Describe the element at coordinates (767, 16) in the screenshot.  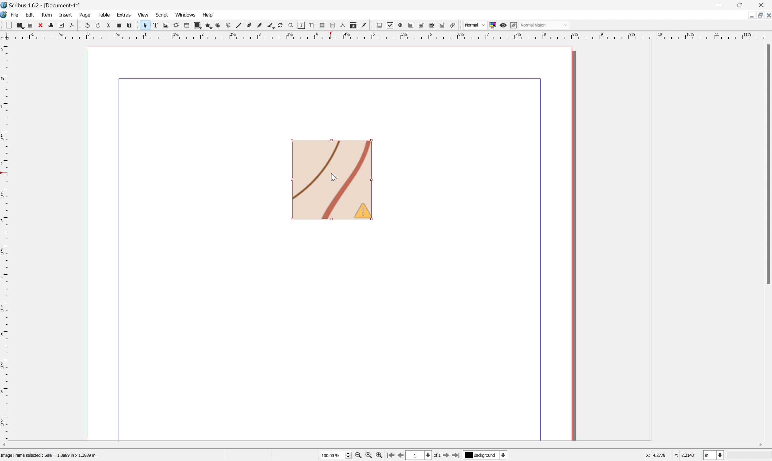
I see `Close` at that location.